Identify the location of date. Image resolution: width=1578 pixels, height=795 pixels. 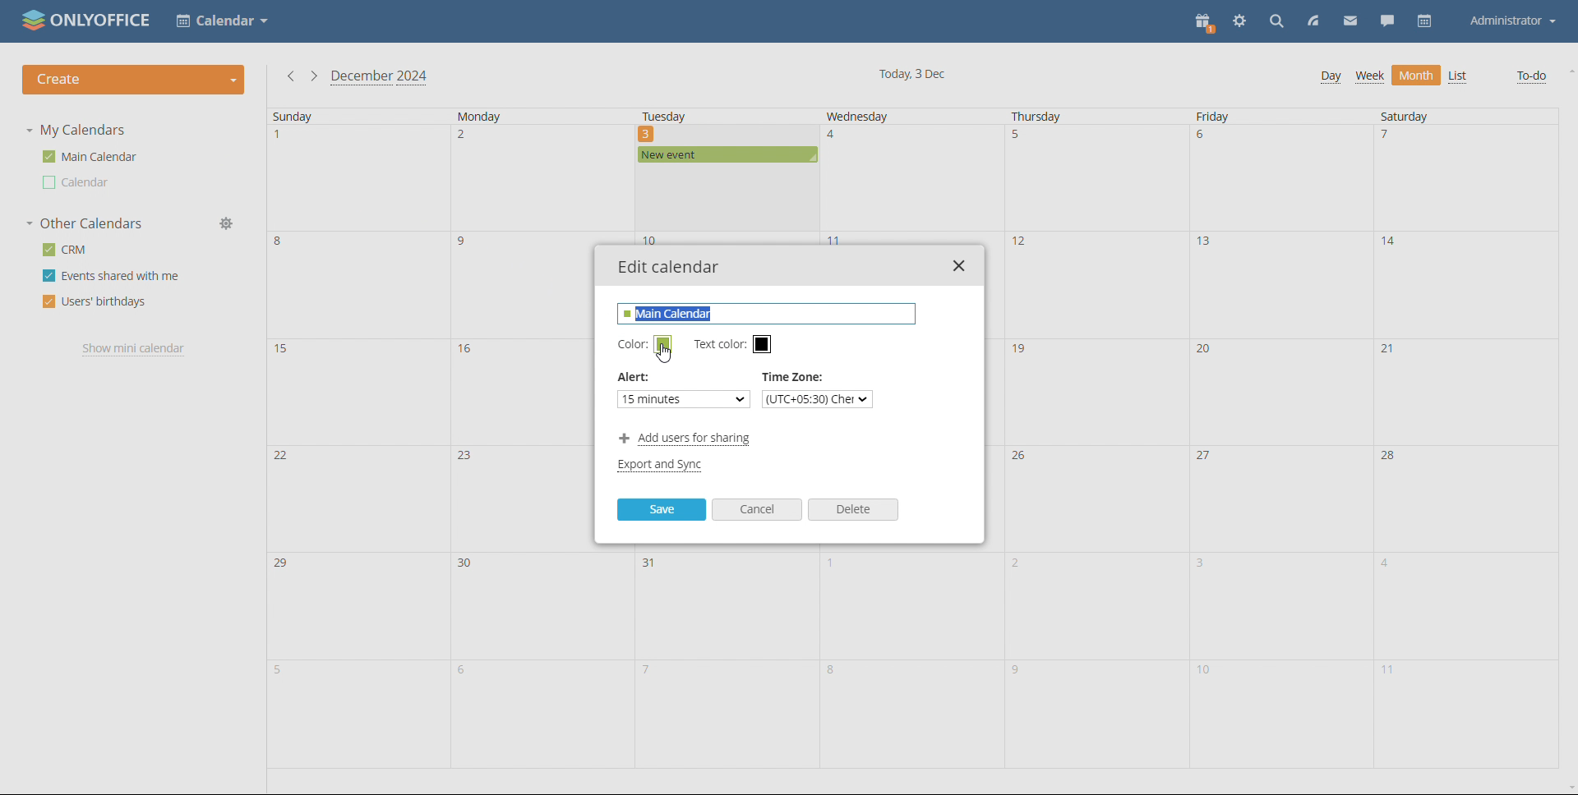
(539, 604).